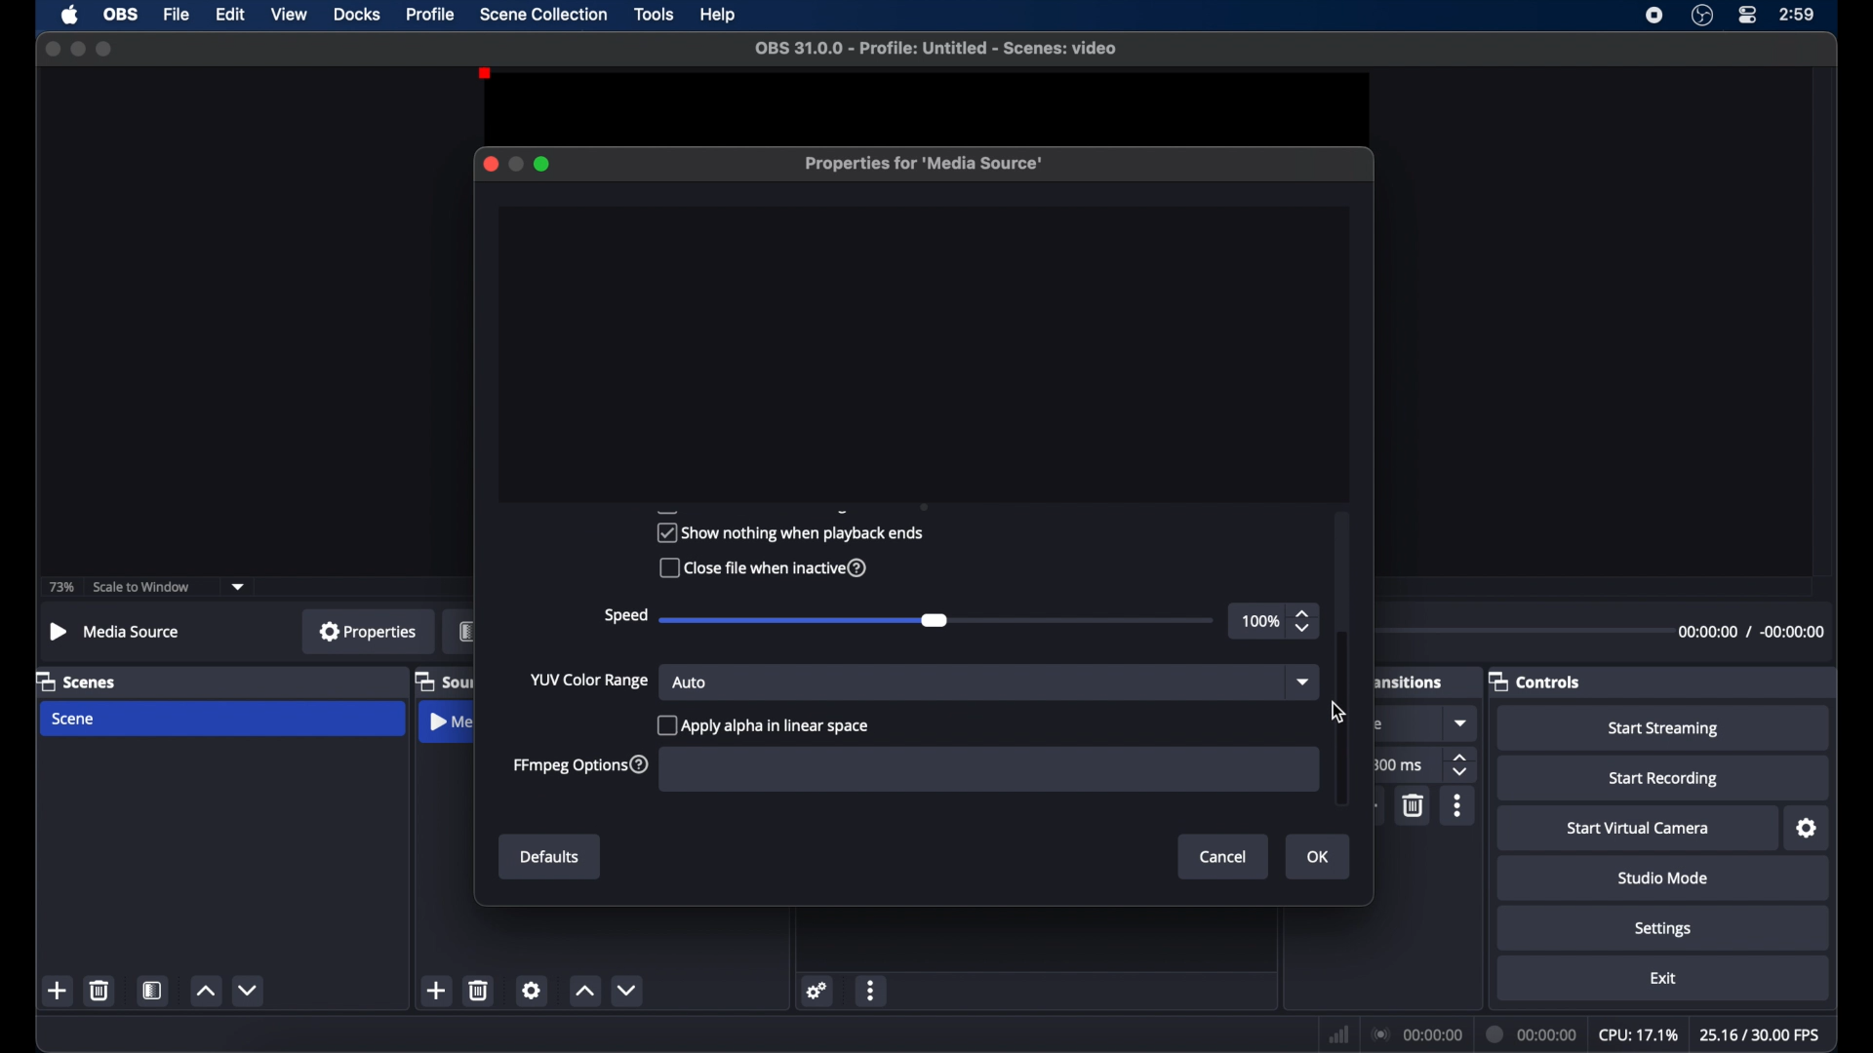  What do you see at coordinates (1655, 16) in the screenshot?
I see `screen recorder icon` at bounding box center [1655, 16].